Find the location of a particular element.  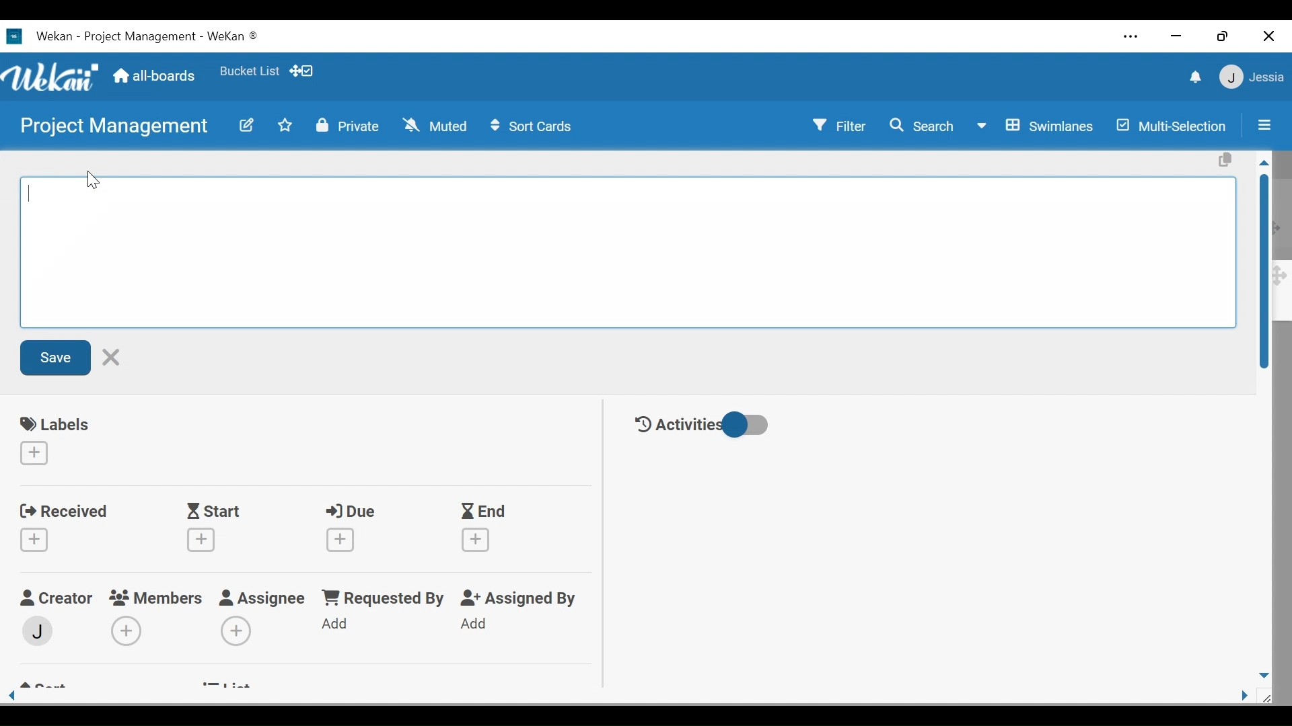

Vertical Scroll bar is located at coordinates (1264, 288).